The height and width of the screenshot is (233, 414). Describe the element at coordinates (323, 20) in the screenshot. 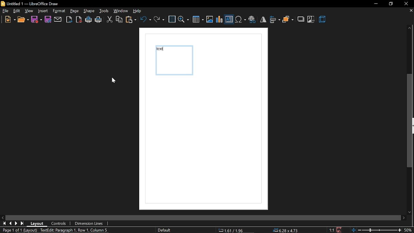

I see `3d effect` at that location.